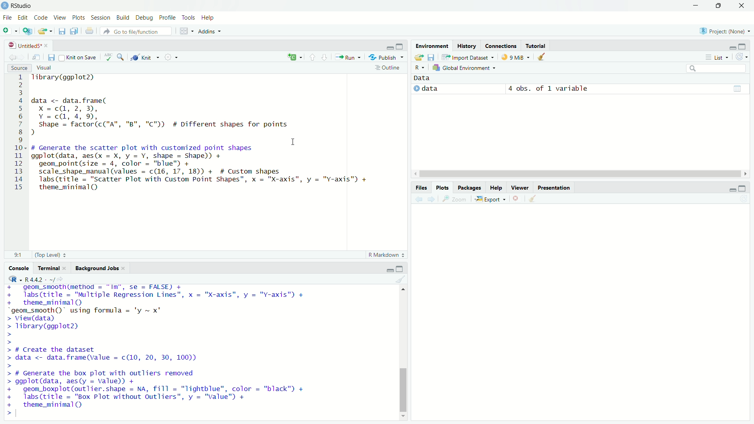 The image size is (754, 424). Describe the element at coordinates (167, 17) in the screenshot. I see `Profile` at that location.